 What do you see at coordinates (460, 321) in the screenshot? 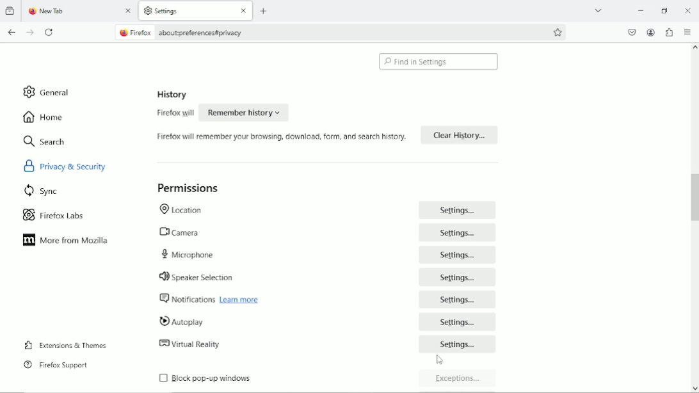
I see `settings` at bounding box center [460, 321].